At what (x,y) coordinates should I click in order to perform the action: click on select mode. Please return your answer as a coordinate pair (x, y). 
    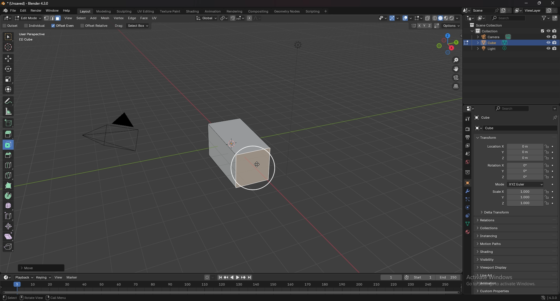
    Looking at the image, I should click on (53, 18).